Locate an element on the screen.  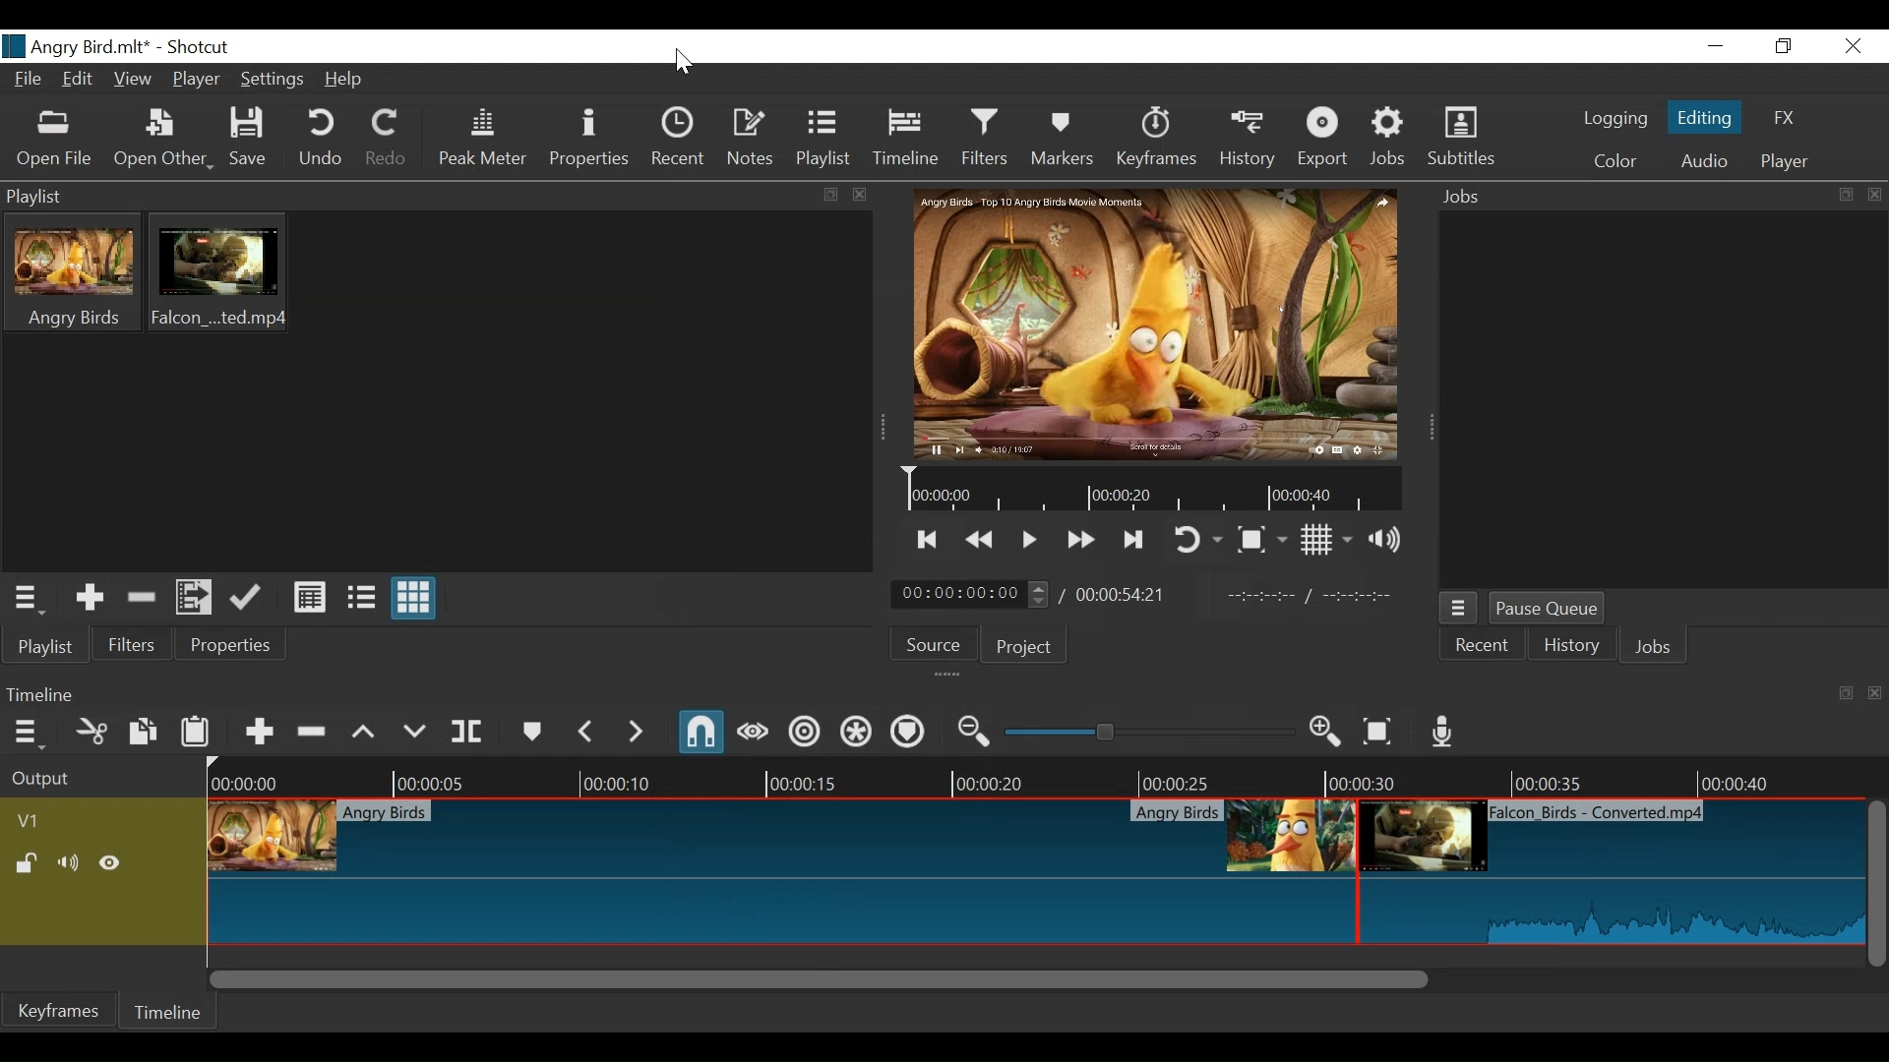
History is located at coordinates (1566, 644).